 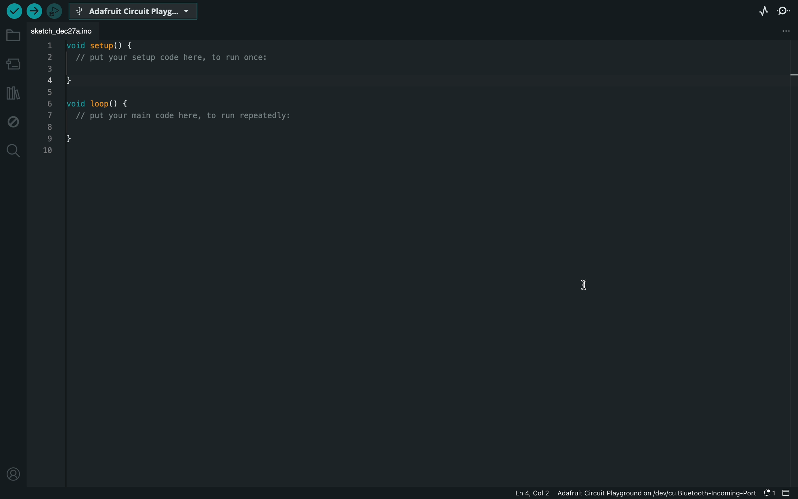 What do you see at coordinates (13, 120) in the screenshot?
I see `debug` at bounding box center [13, 120].